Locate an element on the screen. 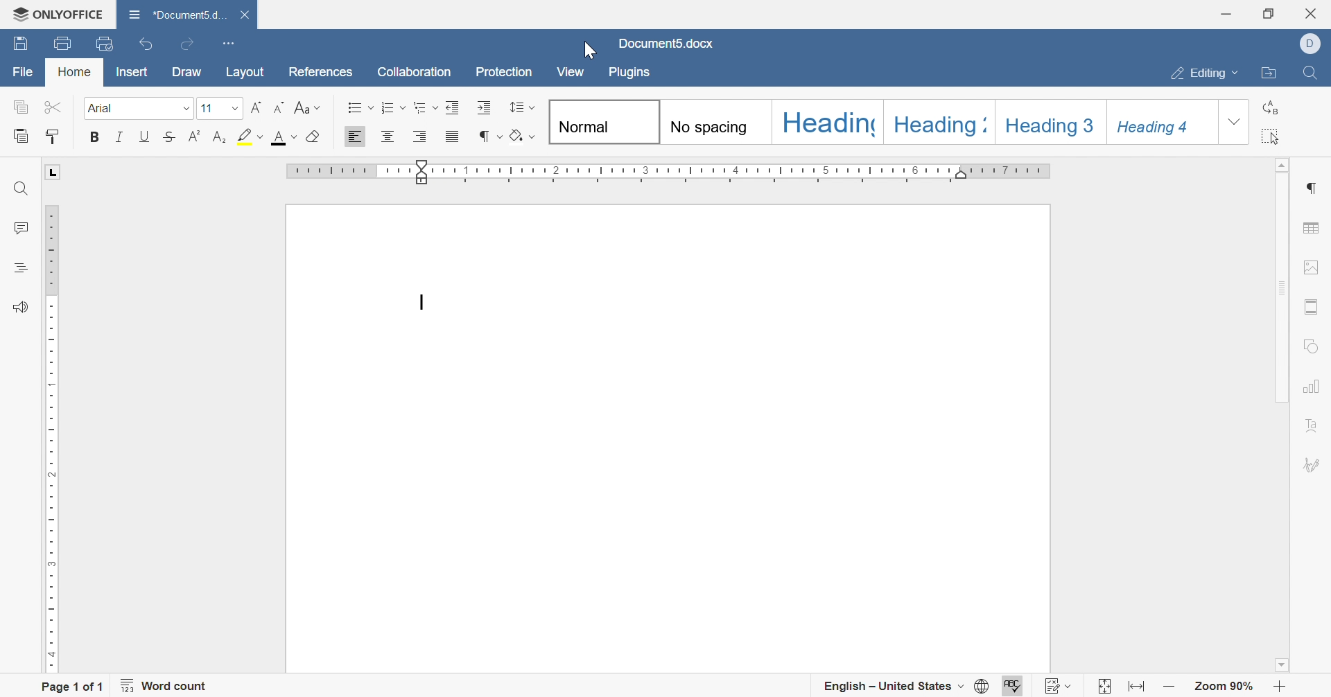 The image size is (1331, 697). home is located at coordinates (73, 72).